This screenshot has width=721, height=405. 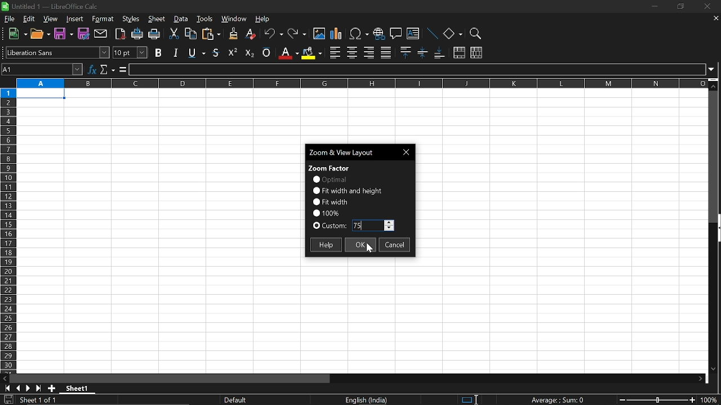 I want to click on align left, so click(x=335, y=53).